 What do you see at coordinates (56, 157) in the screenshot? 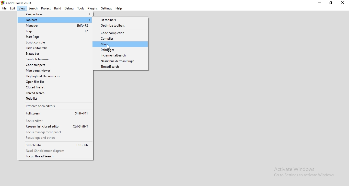
I see `Focus Thread Search` at bounding box center [56, 157].